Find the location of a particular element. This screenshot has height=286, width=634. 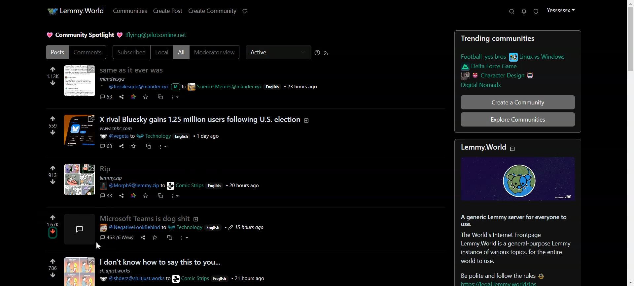

more is located at coordinates (184, 239).